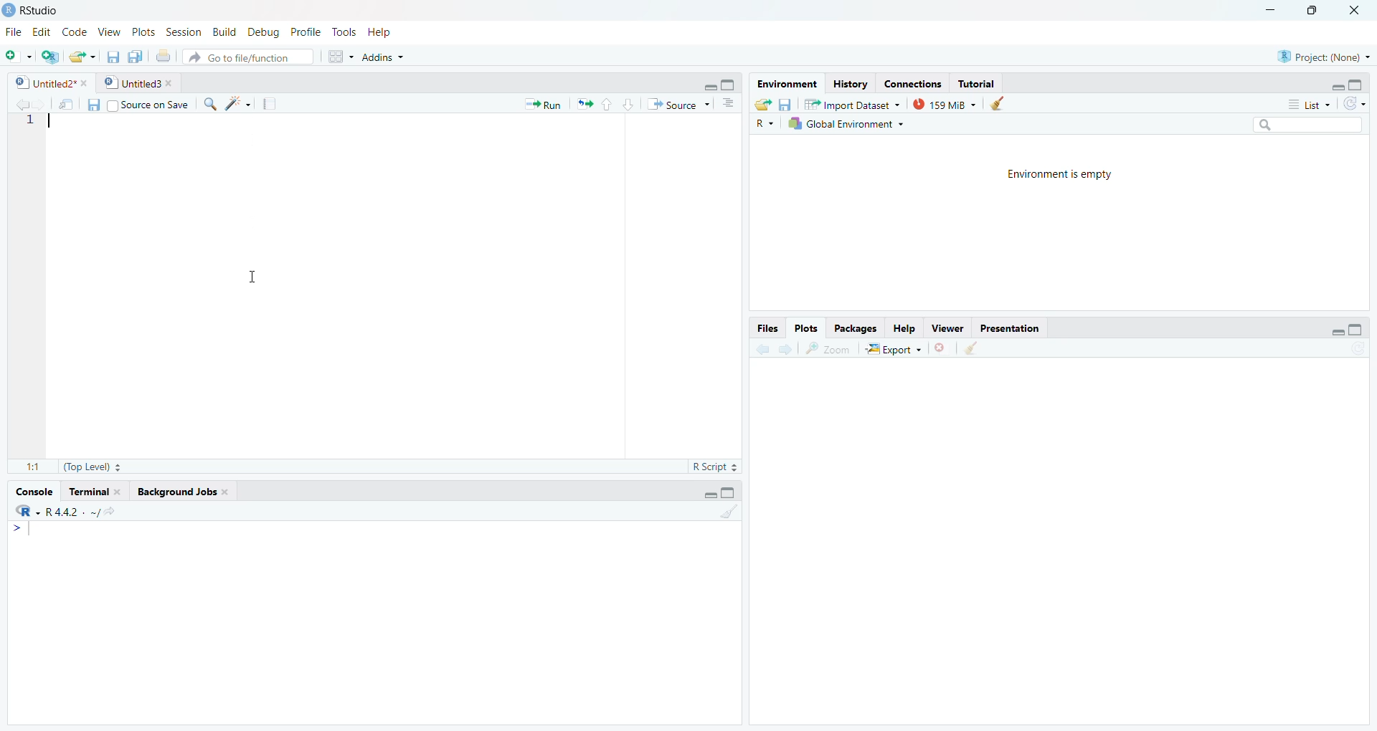 The width and height of the screenshot is (1377, 731). Describe the element at coordinates (606, 103) in the screenshot. I see `Up` at that location.